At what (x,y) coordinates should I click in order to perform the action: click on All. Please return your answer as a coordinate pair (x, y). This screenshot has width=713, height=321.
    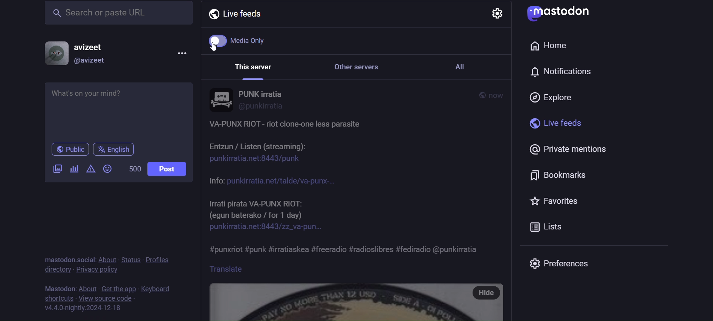
    Looking at the image, I should click on (471, 67).